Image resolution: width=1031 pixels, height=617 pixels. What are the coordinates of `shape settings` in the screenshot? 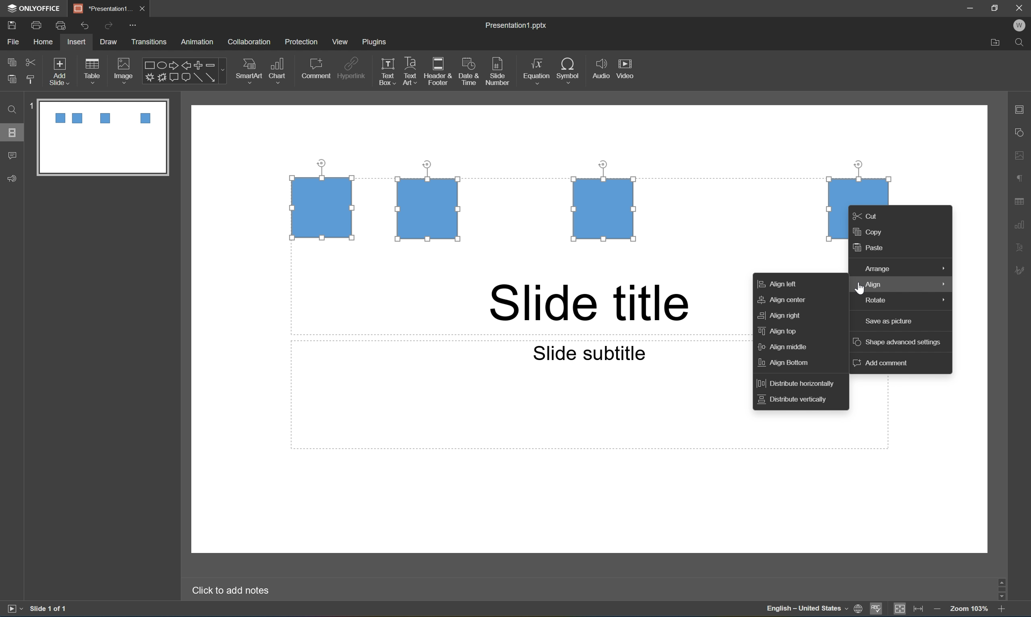 It's located at (1023, 132).